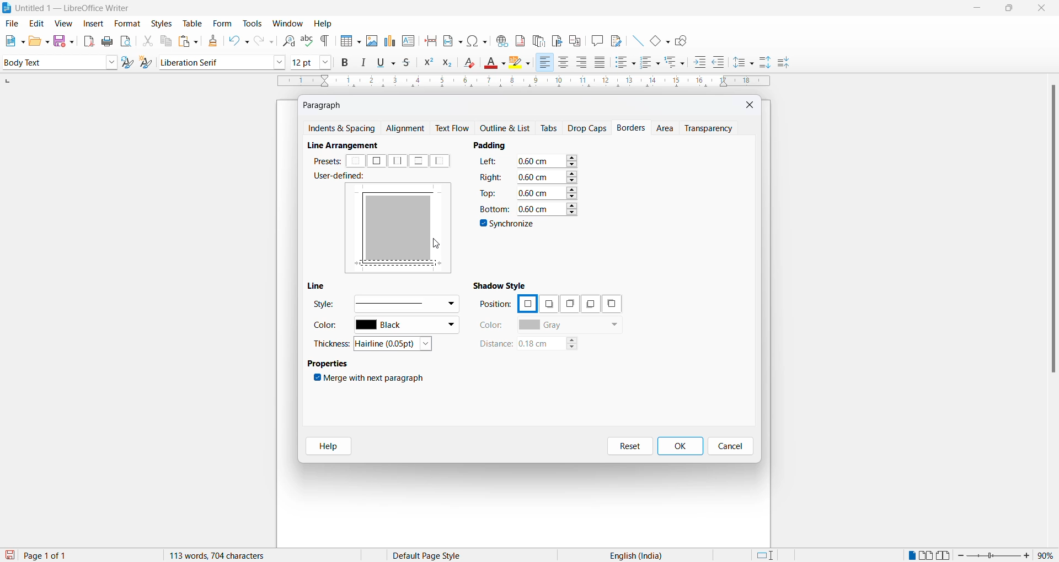  I want to click on value, so click(547, 176).